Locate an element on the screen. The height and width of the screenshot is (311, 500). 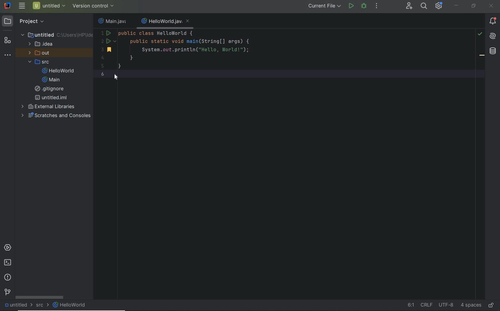
fine encoding is located at coordinates (446, 306).